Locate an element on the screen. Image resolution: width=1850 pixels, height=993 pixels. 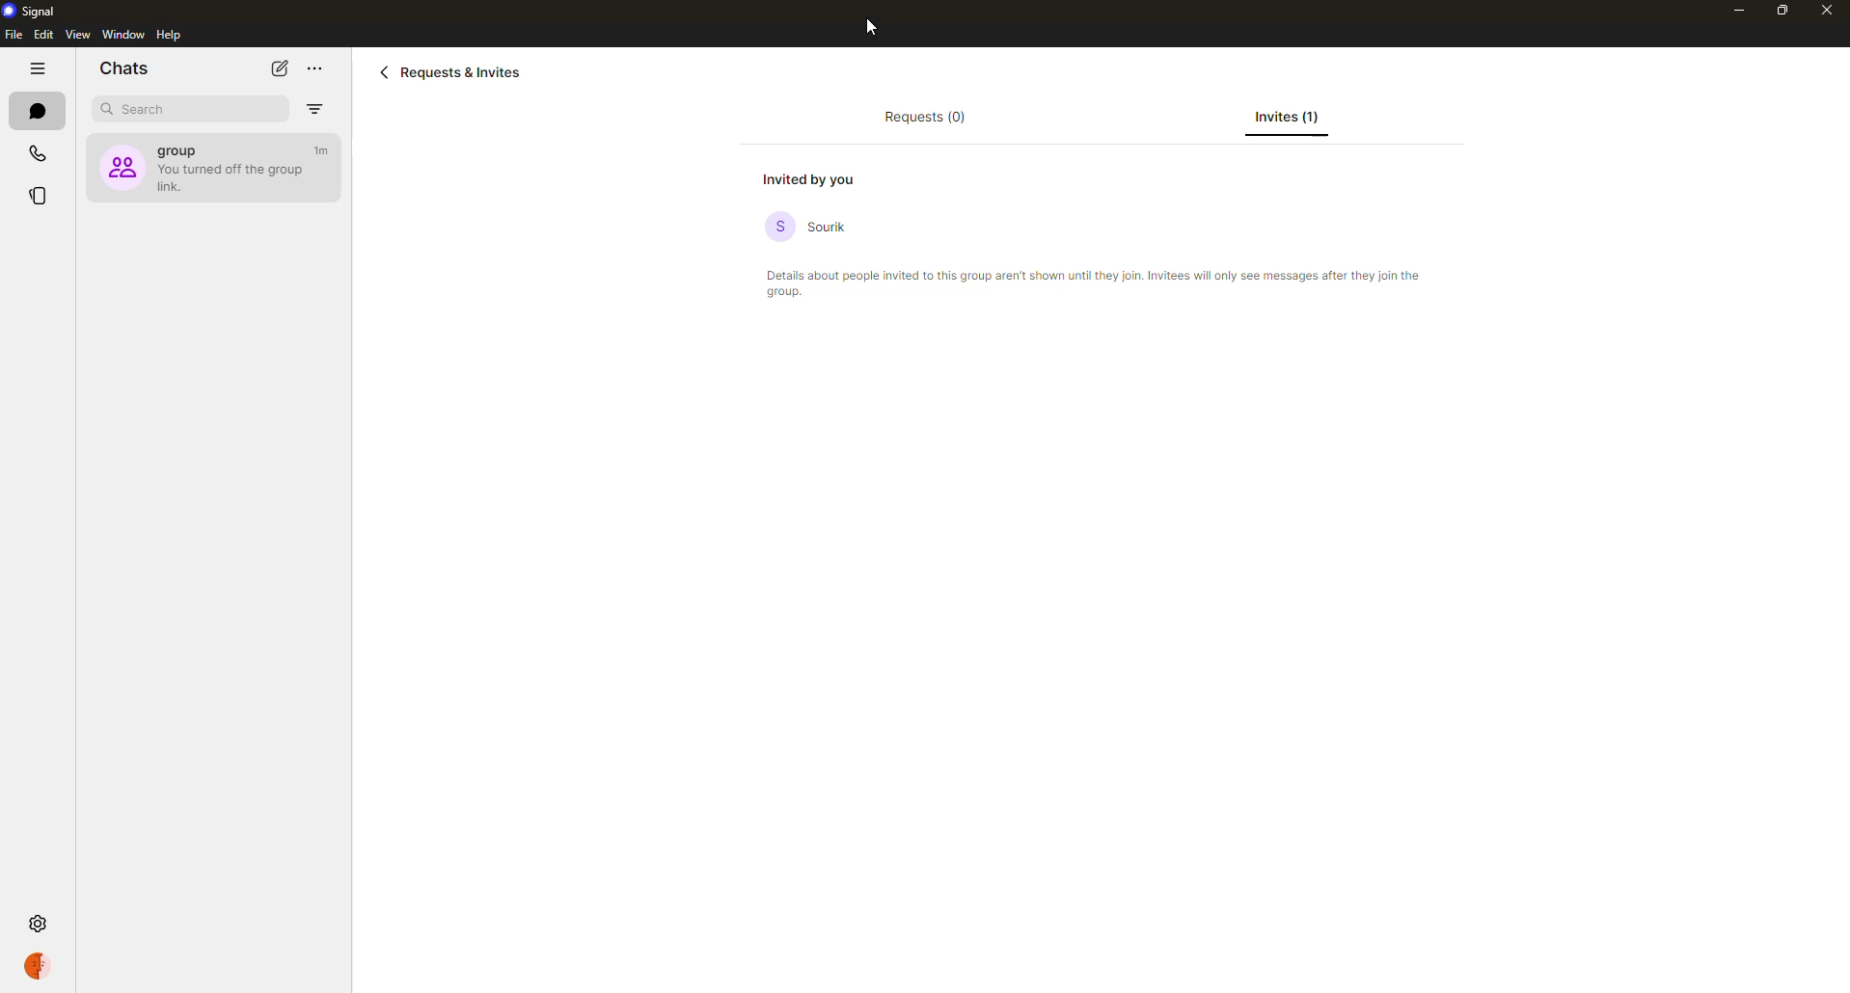
requests & invites is located at coordinates (455, 71).